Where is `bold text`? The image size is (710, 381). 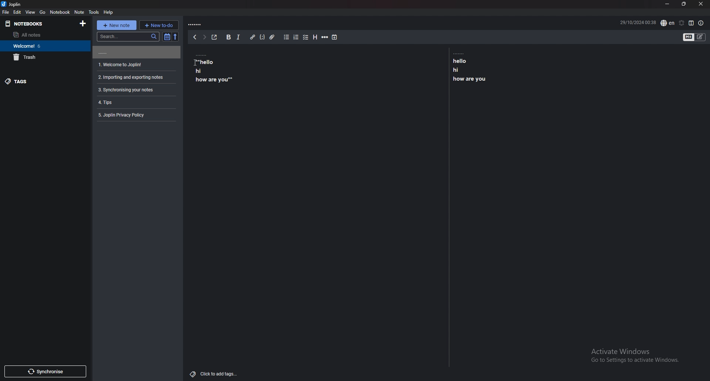
bold text is located at coordinates (471, 70).